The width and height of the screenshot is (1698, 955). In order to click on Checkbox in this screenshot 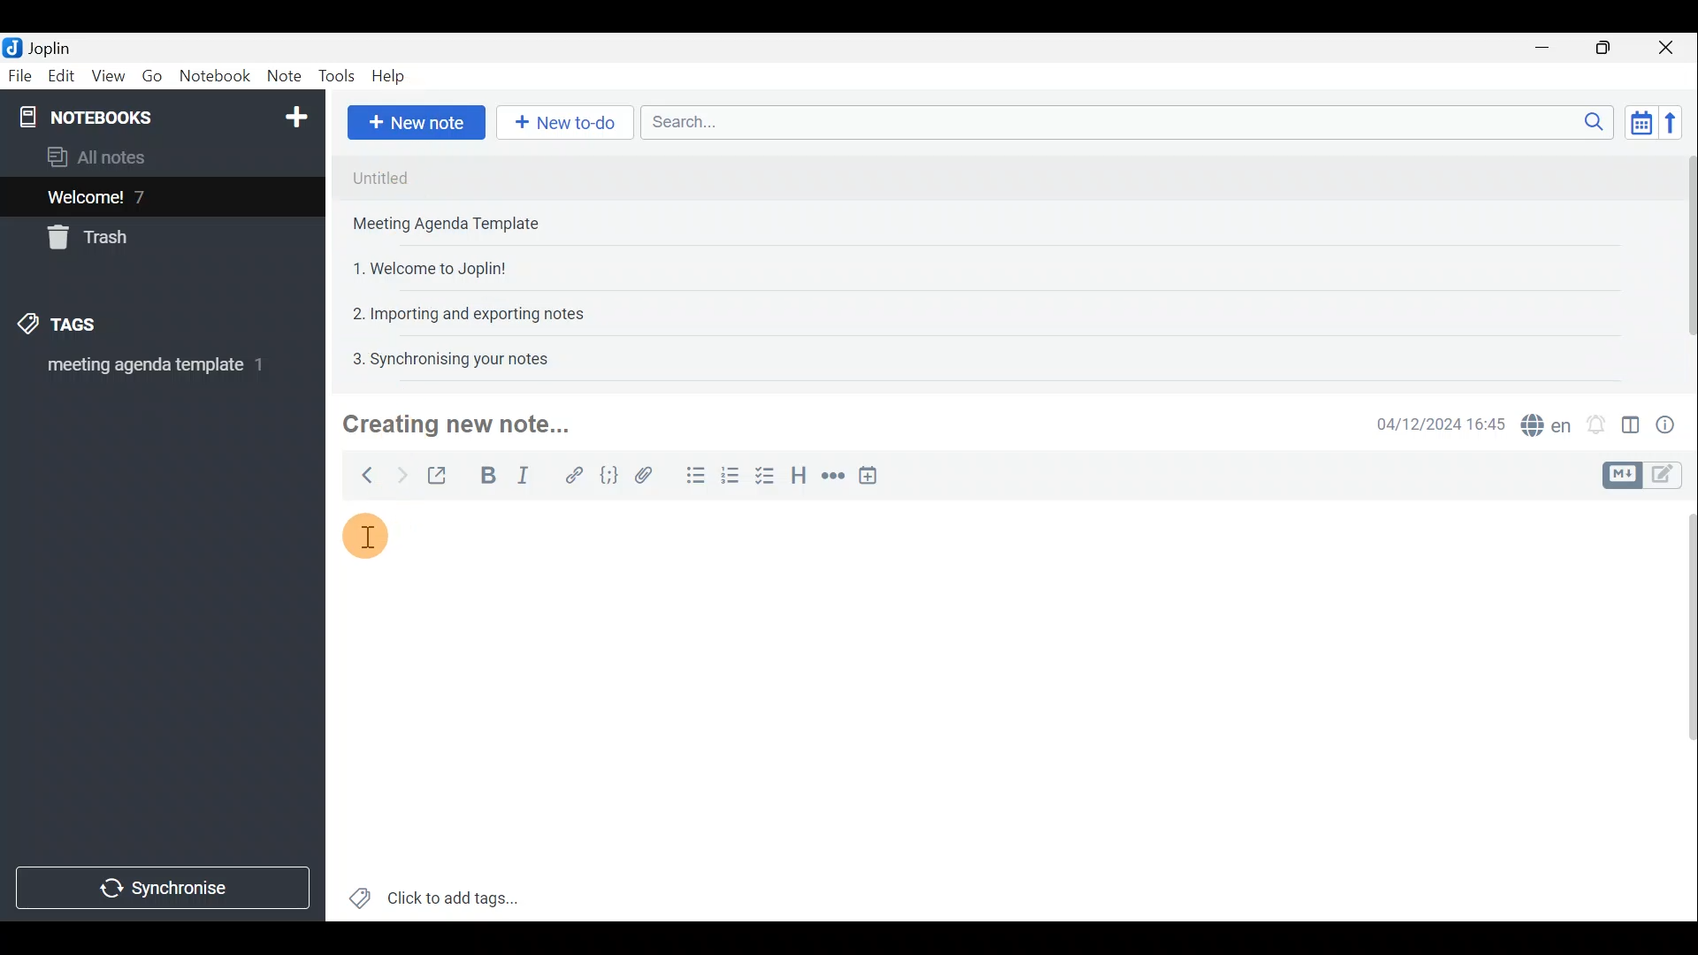, I will do `click(770, 480)`.